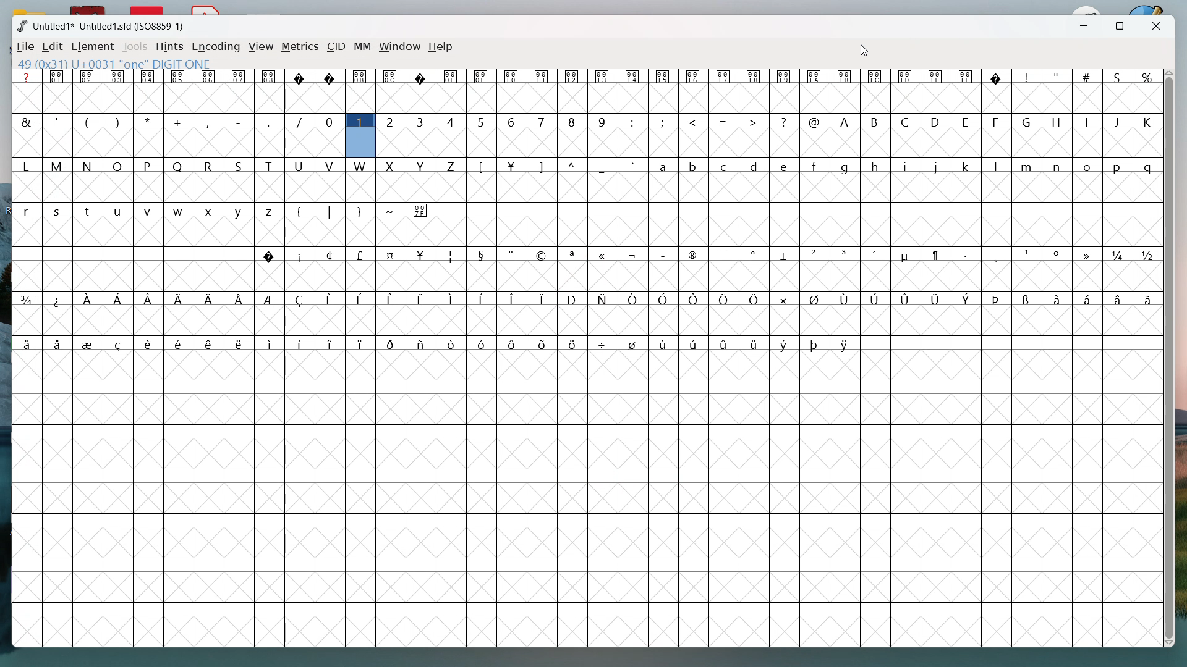 This screenshot has width=1187, height=667. What do you see at coordinates (482, 77) in the screenshot?
I see `symbol` at bounding box center [482, 77].